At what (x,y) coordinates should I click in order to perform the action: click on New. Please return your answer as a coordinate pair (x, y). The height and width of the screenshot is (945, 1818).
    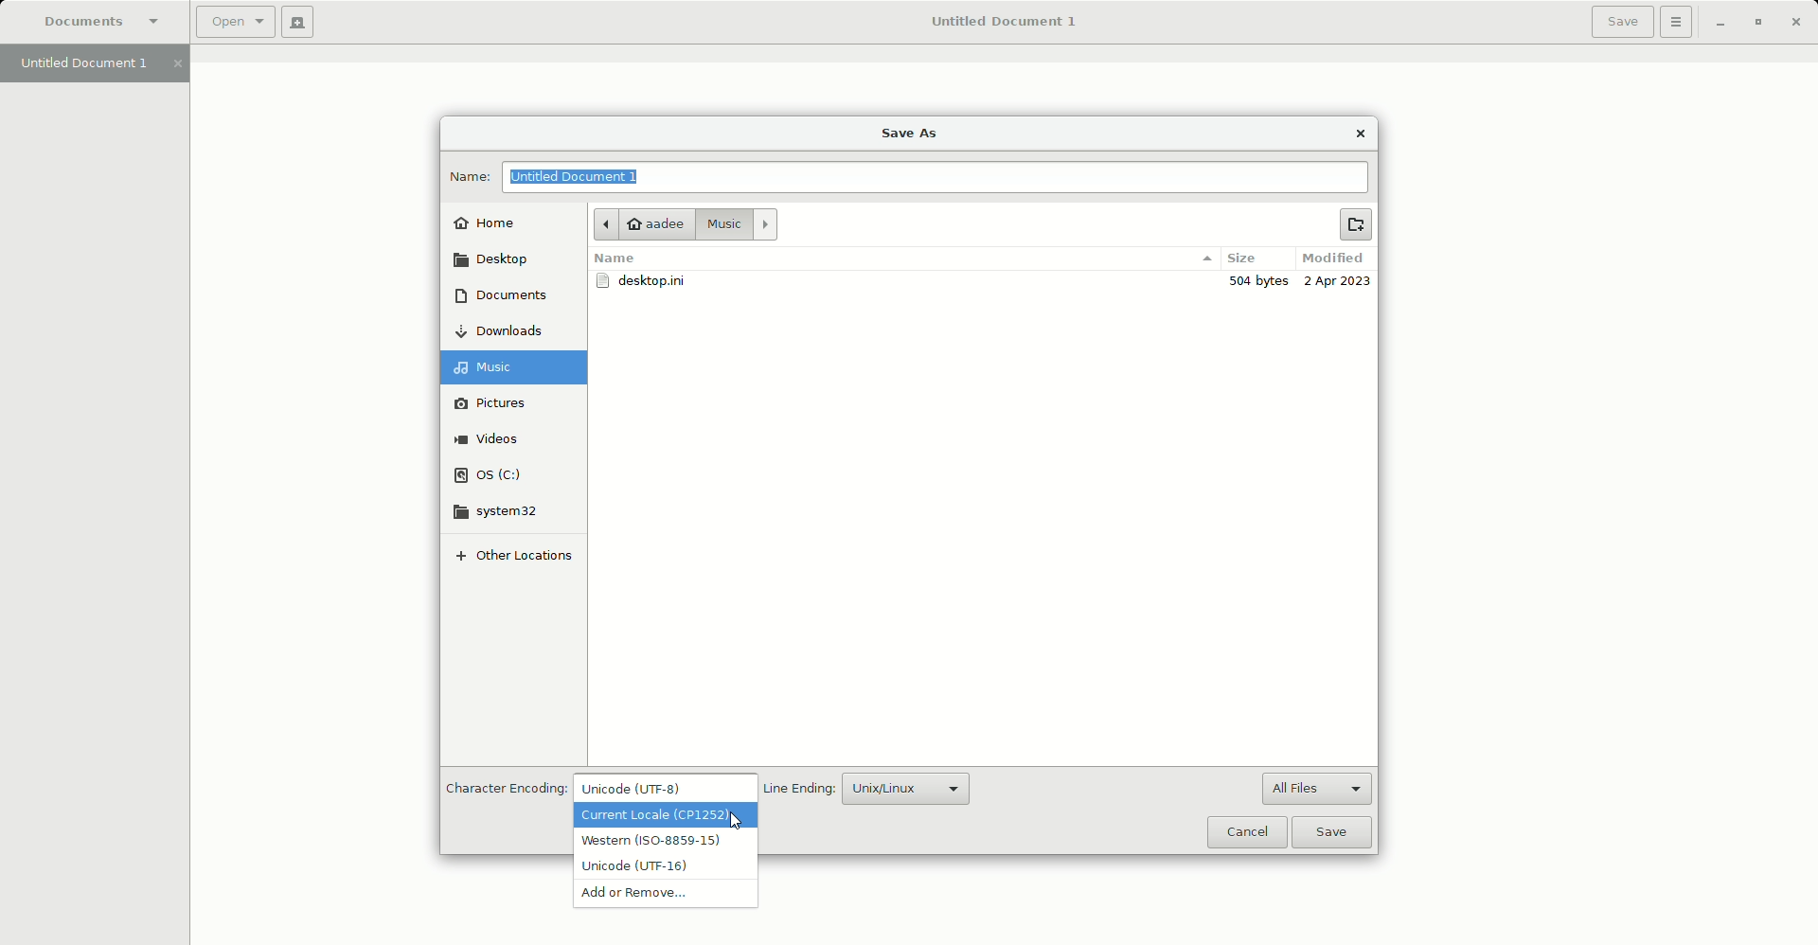
    Looking at the image, I should click on (1355, 225).